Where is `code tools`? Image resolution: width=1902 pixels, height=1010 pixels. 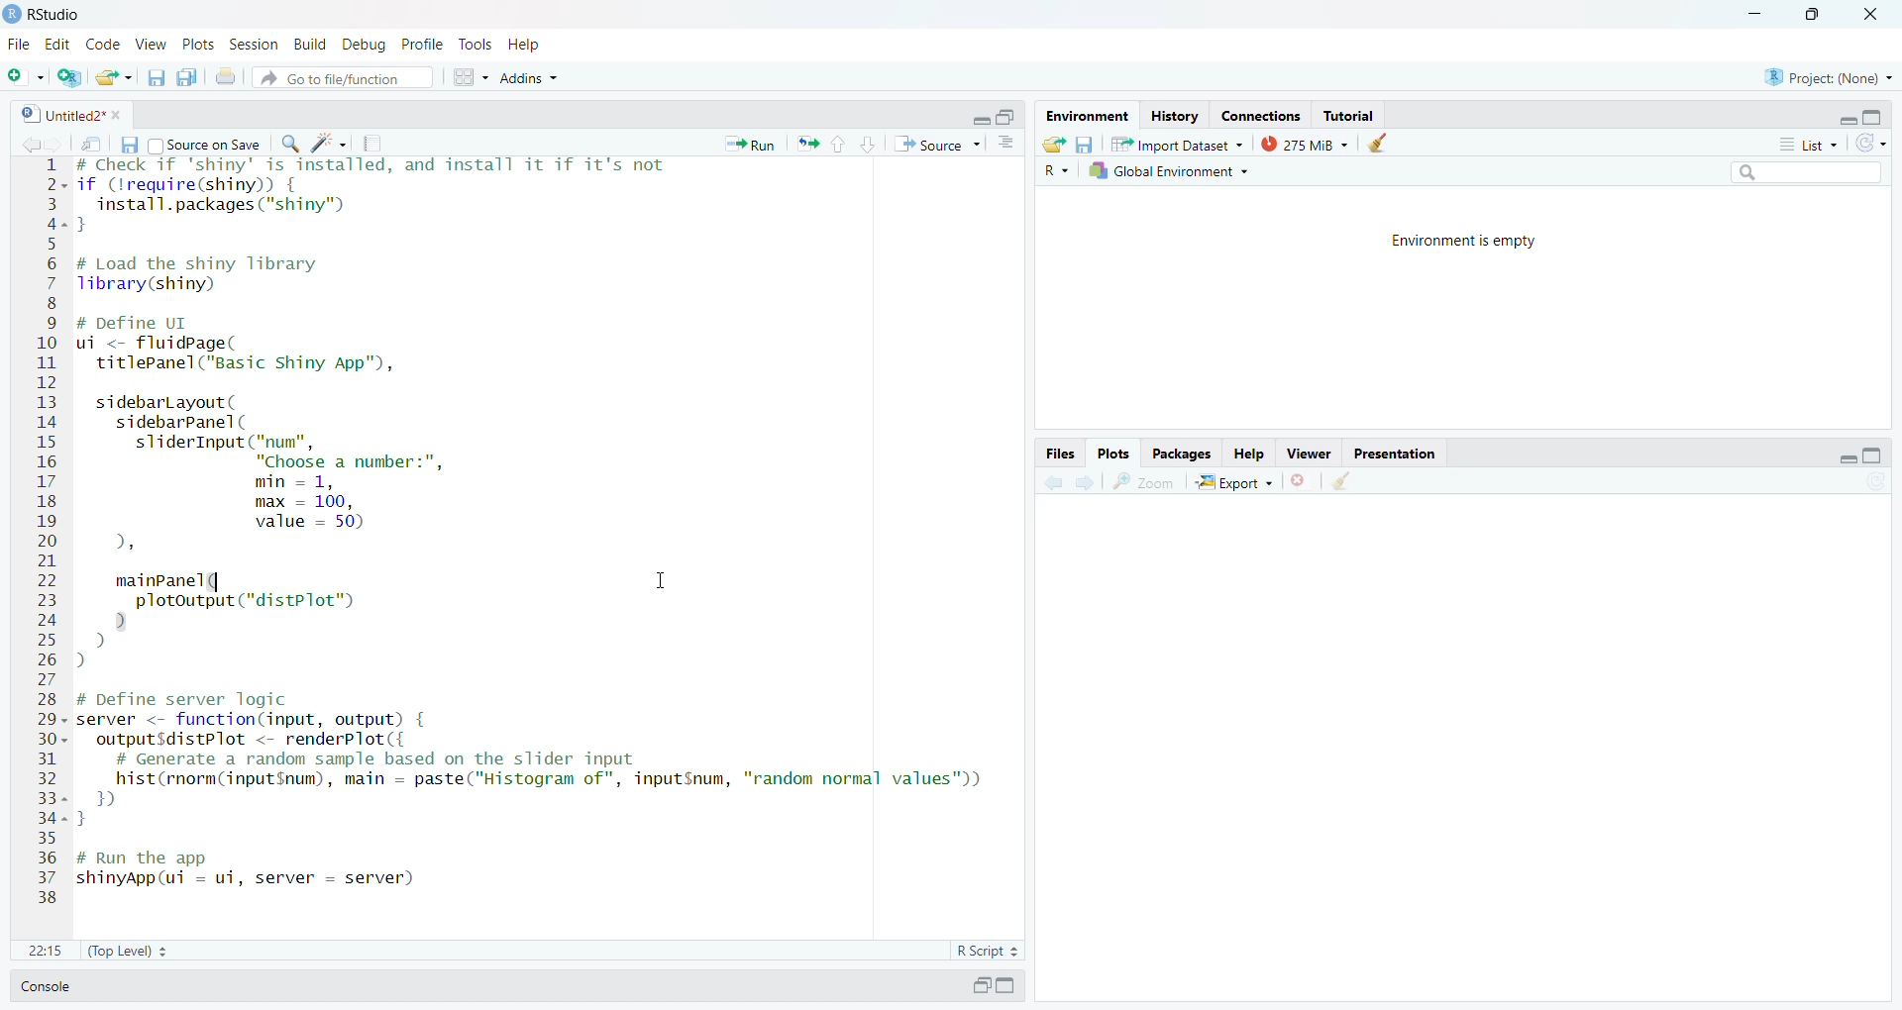 code tools is located at coordinates (330, 143).